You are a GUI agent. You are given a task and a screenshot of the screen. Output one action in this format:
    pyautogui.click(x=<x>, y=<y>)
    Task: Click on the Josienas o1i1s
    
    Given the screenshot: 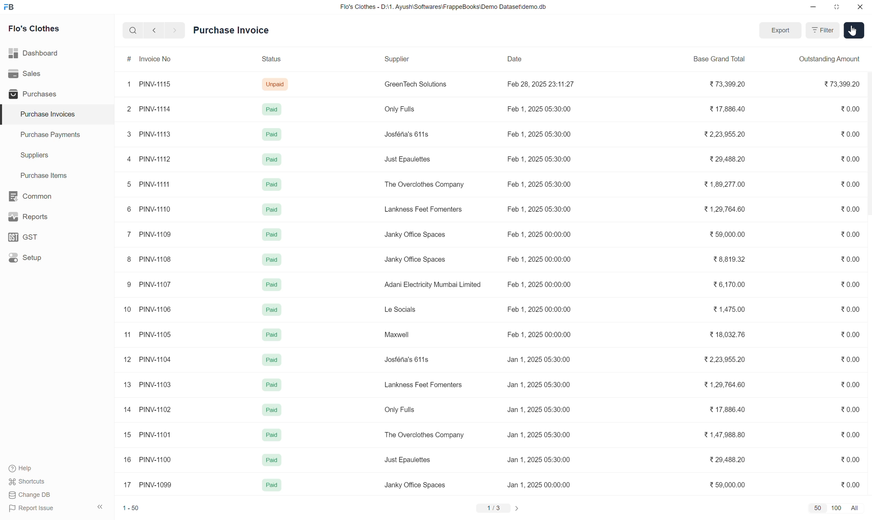 What is the action you would take?
    pyautogui.click(x=408, y=361)
    